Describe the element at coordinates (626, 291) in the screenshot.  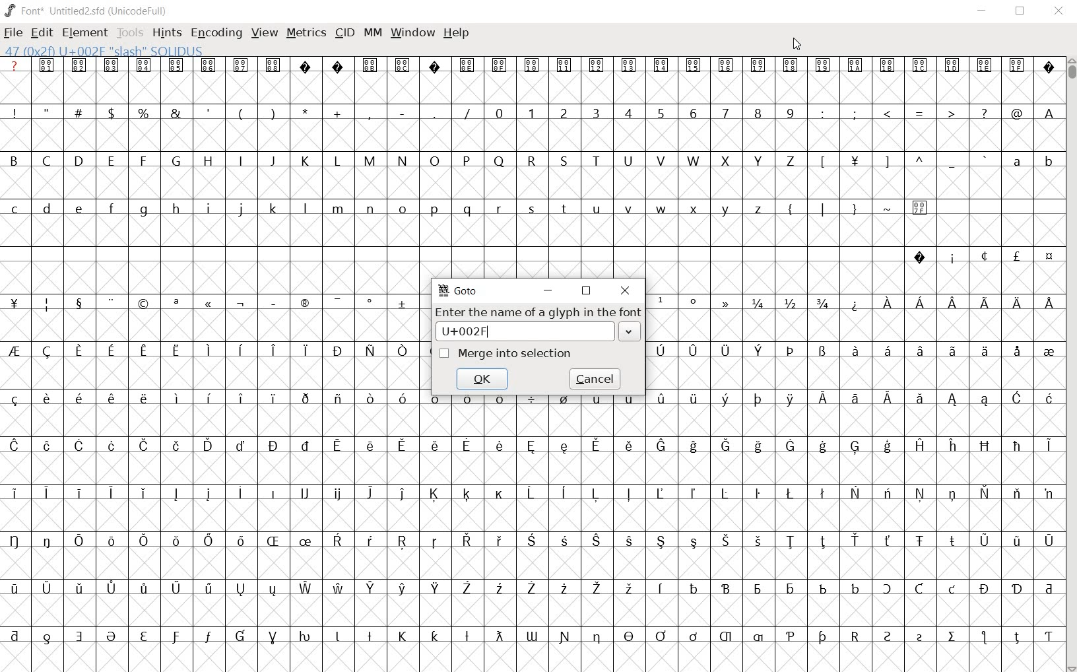
I see `close` at that location.